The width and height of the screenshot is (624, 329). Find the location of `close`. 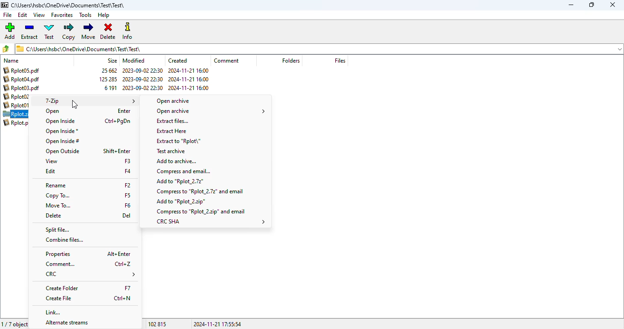

close is located at coordinates (612, 5).